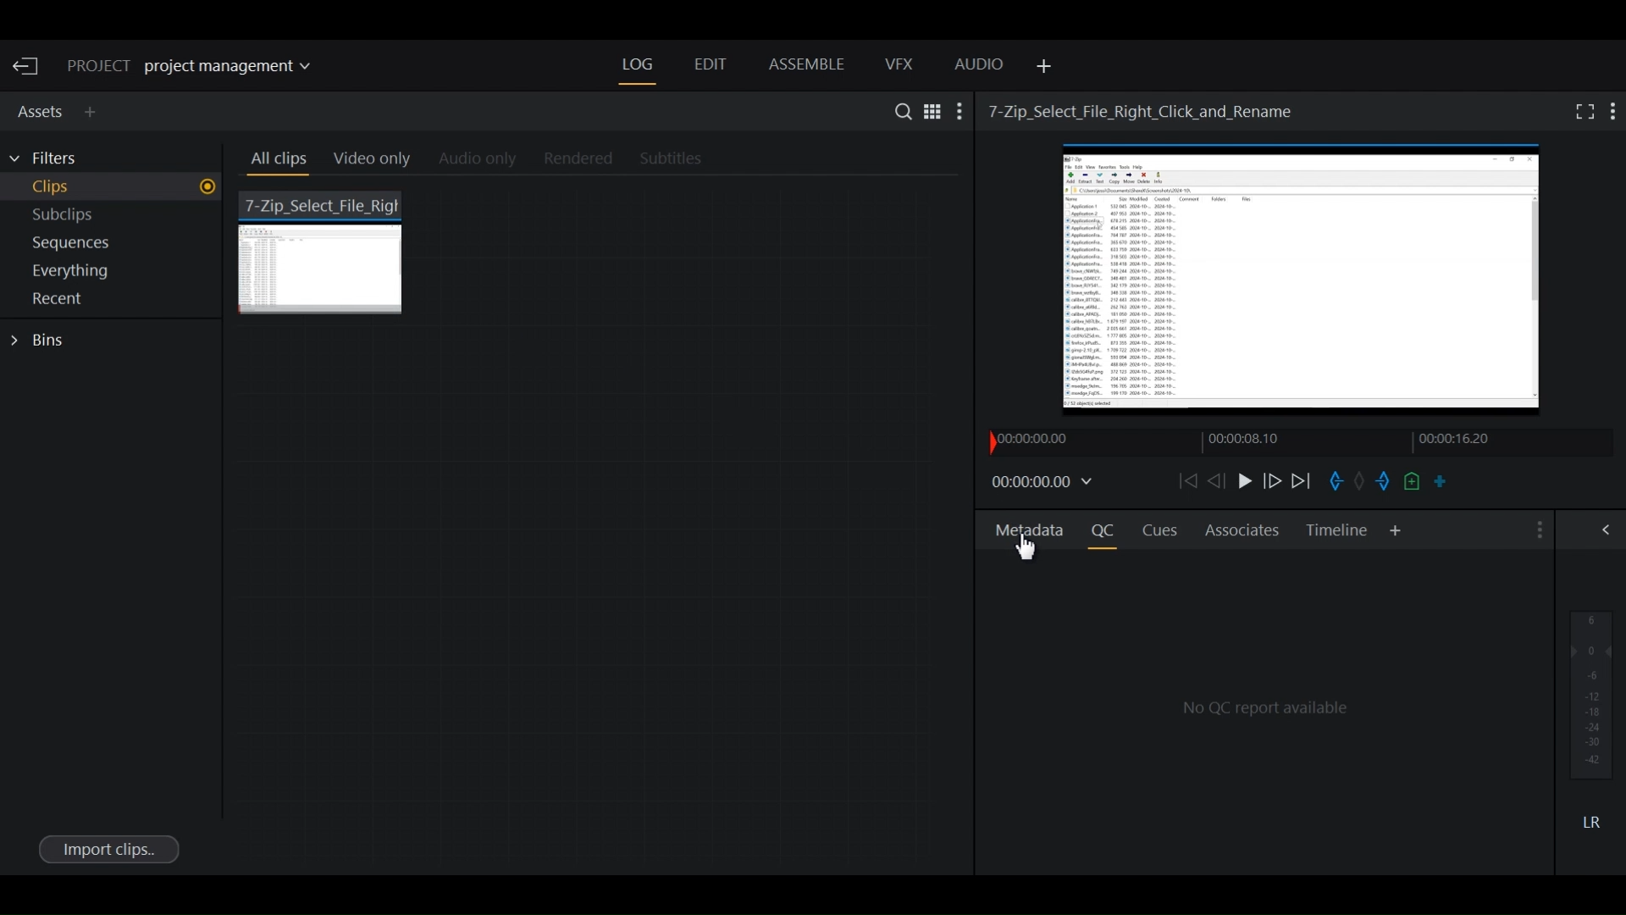 The image size is (1626, 915). Describe the element at coordinates (899, 111) in the screenshot. I see `Search in assets and Bins` at that location.